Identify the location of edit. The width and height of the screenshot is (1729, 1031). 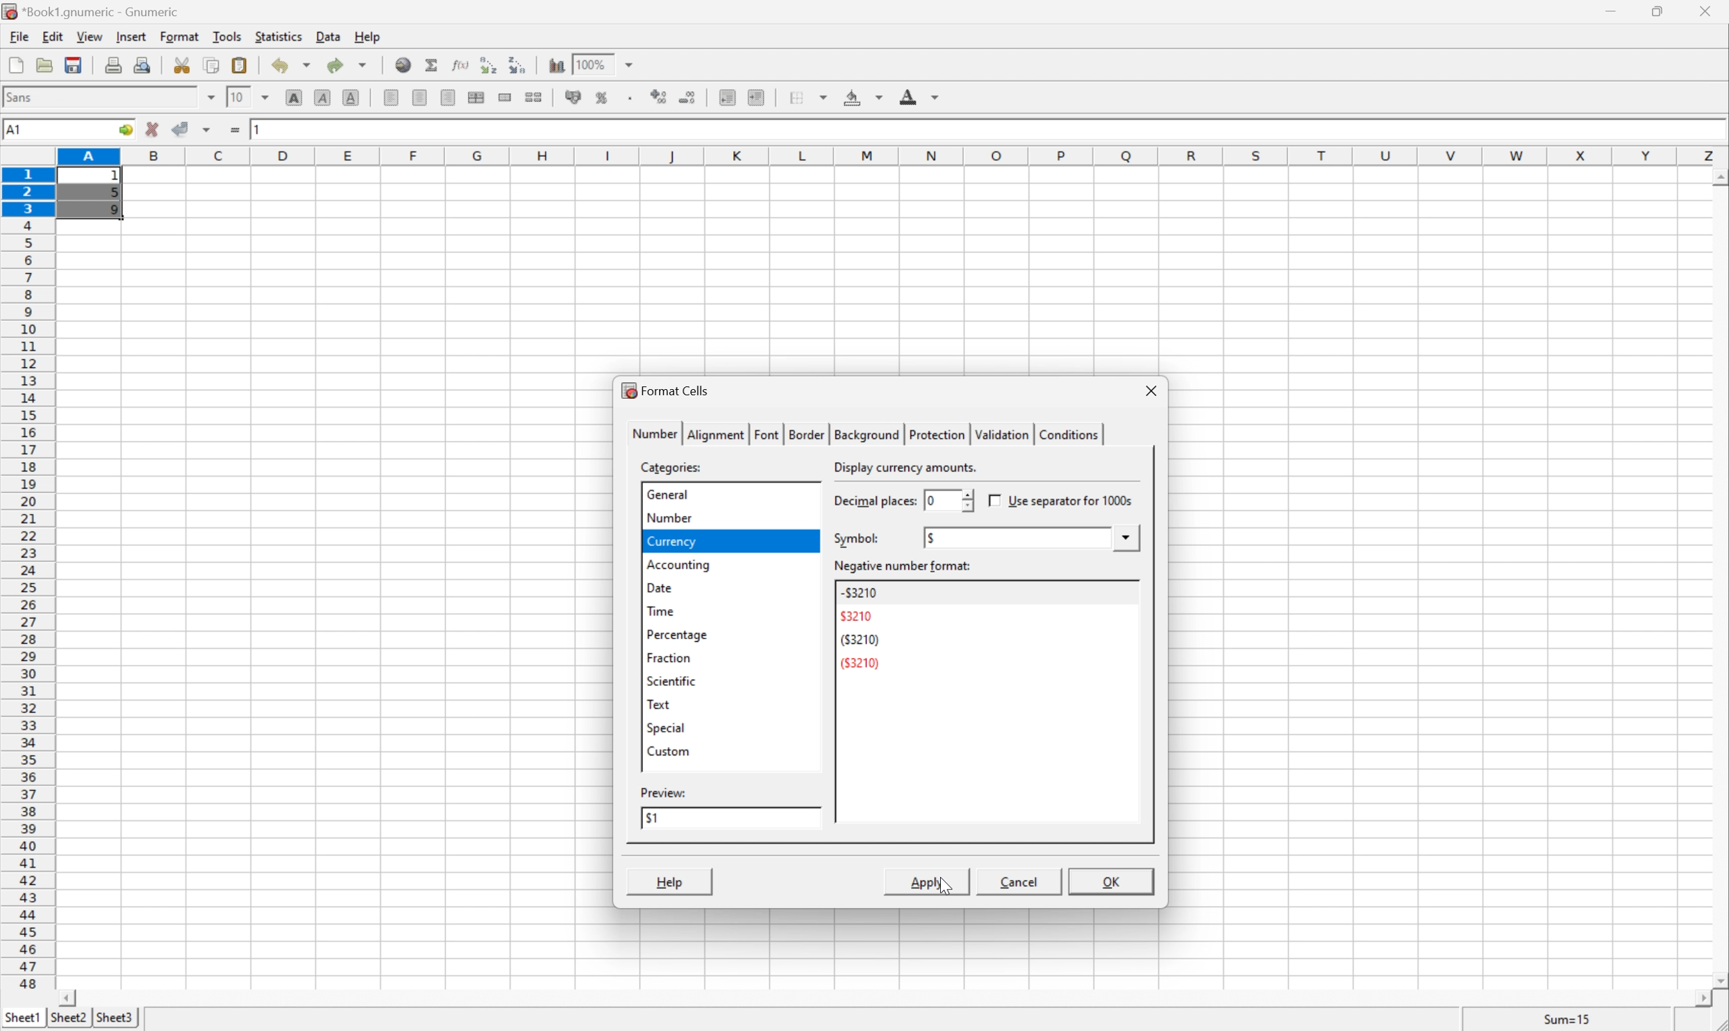
(54, 35).